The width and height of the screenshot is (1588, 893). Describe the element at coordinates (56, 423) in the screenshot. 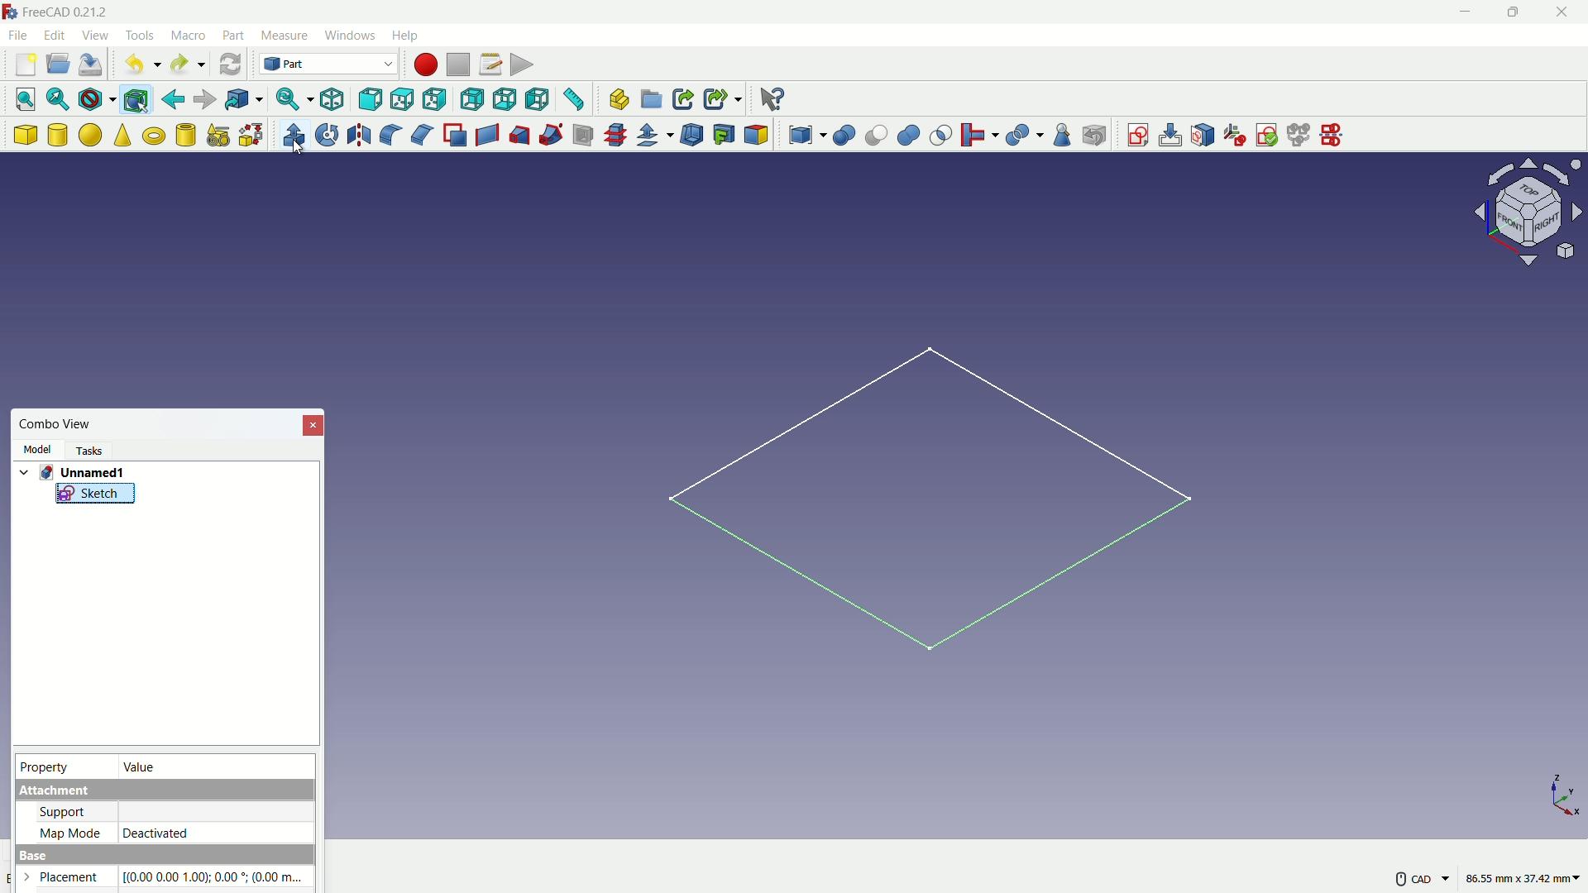

I see `Combo View` at that location.